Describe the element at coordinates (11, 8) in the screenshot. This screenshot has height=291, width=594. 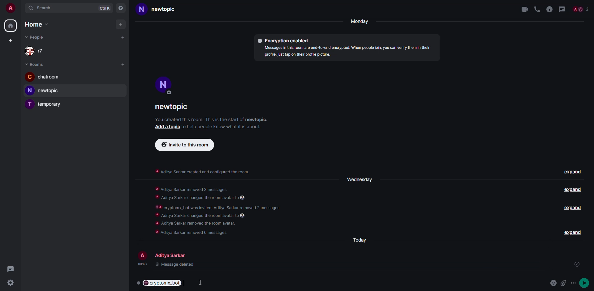
I see `profile` at that location.